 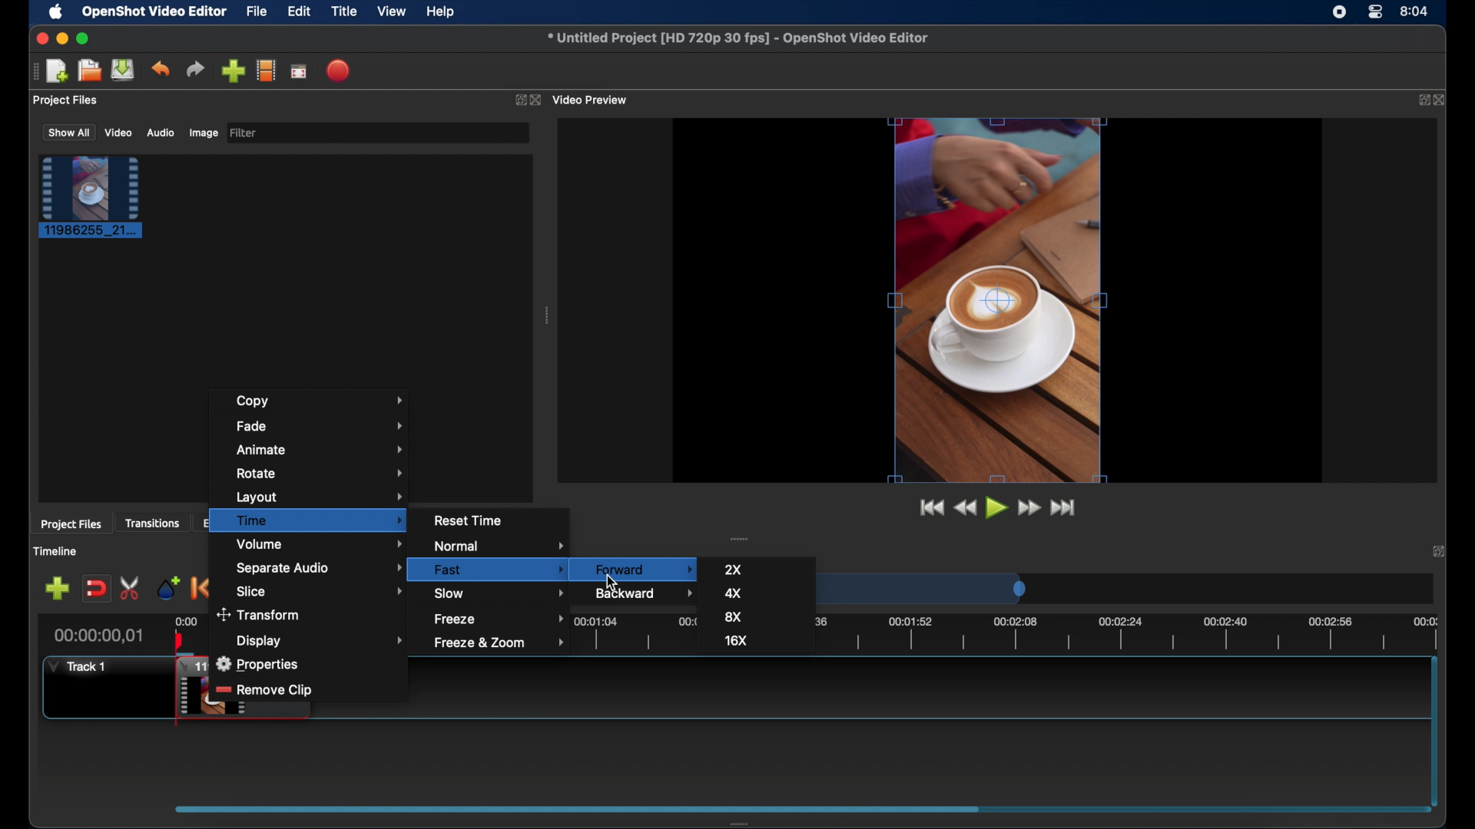 What do you see at coordinates (99, 636) in the screenshot?
I see `current time indicator` at bounding box center [99, 636].